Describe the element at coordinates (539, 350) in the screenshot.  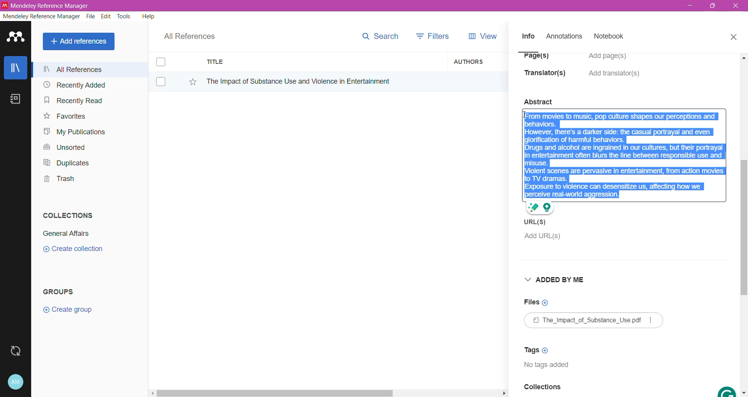
I see `Click to Add Tags` at that location.